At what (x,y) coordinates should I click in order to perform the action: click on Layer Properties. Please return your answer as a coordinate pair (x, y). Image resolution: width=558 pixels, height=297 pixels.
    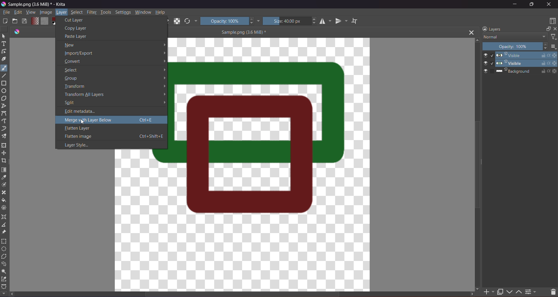
    Looking at the image, I should click on (531, 291).